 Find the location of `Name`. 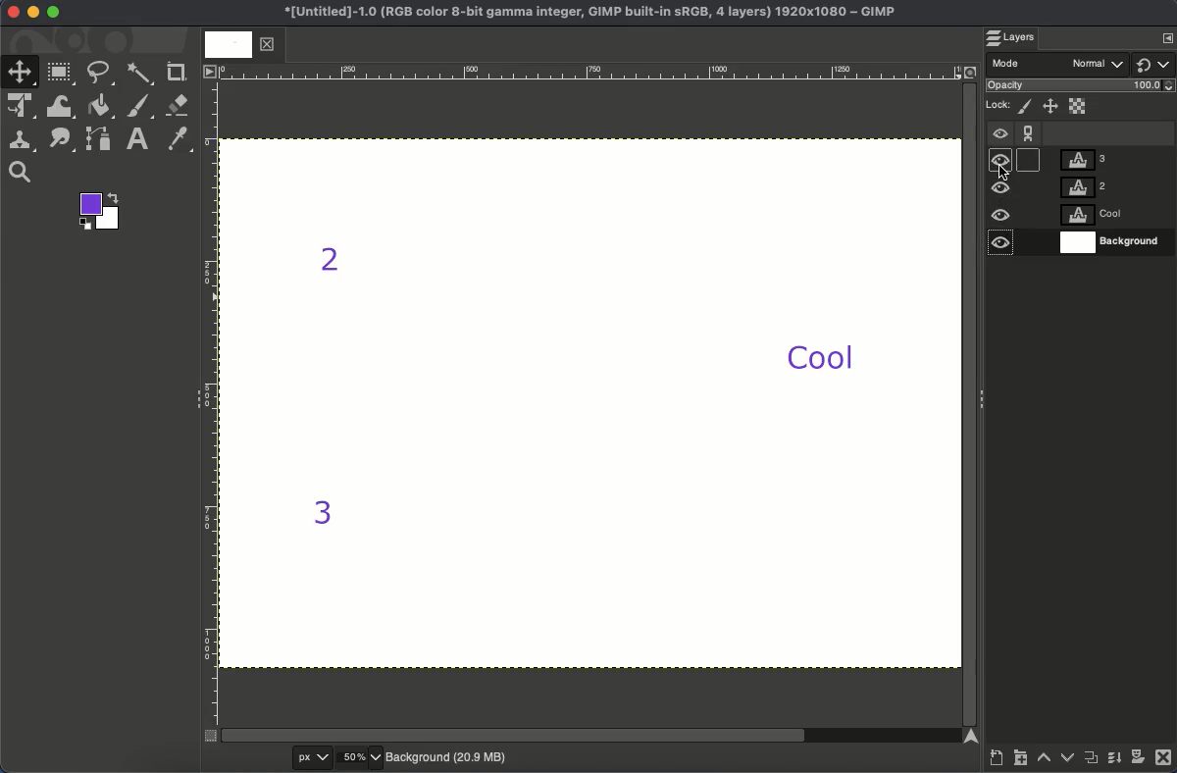

Name is located at coordinates (586, 14).